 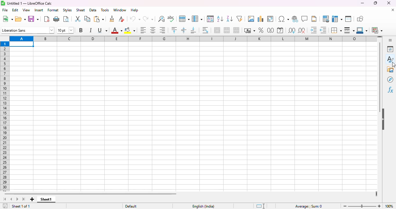 I want to click on bold, so click(x=80, y=30).